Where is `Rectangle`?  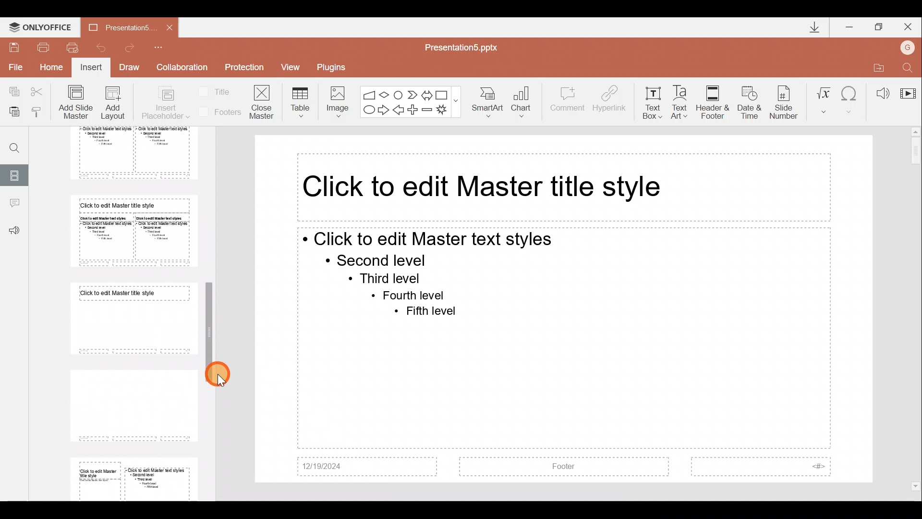 Rectangle is located at coordinates (443, 94).